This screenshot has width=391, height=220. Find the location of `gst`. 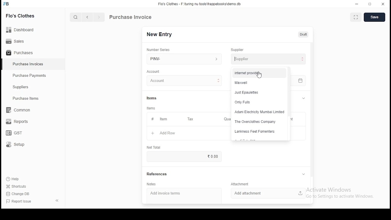

gst is located at coordinates (14, 134).